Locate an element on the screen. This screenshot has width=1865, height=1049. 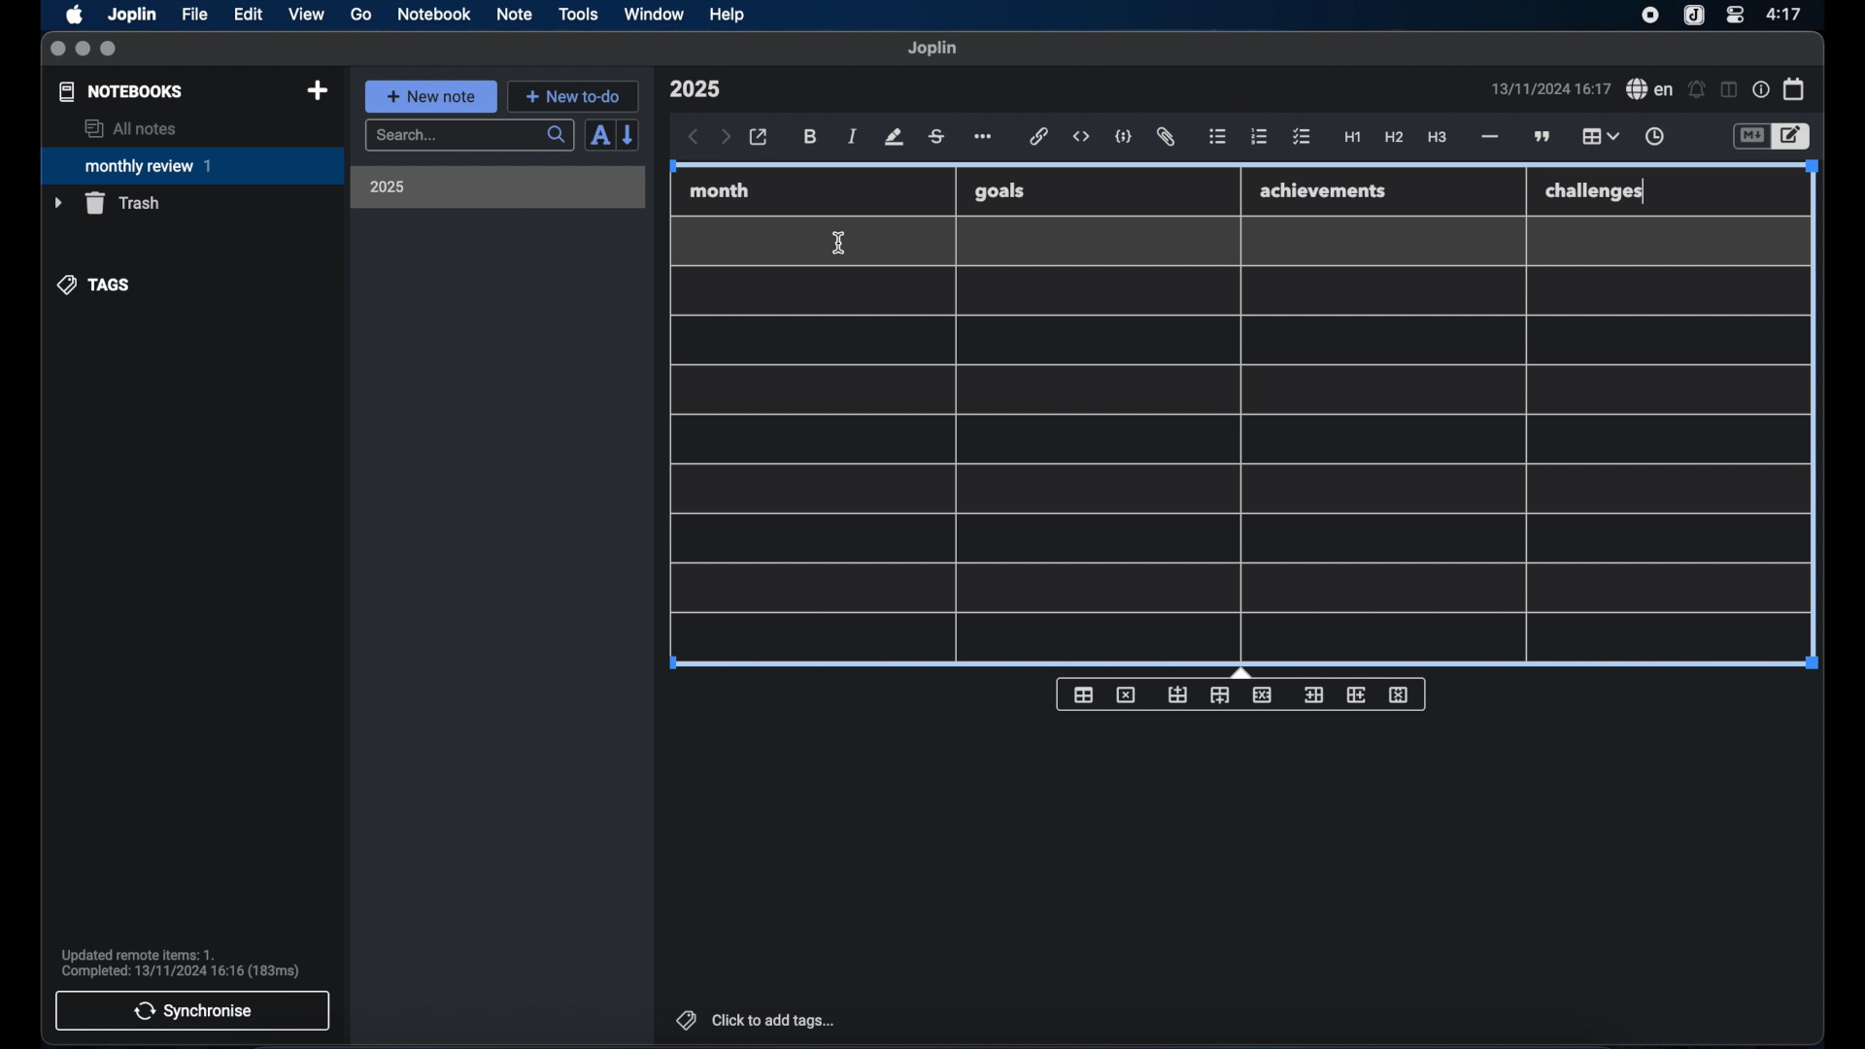
horizontal rule is located at coordinates (1488, 137).